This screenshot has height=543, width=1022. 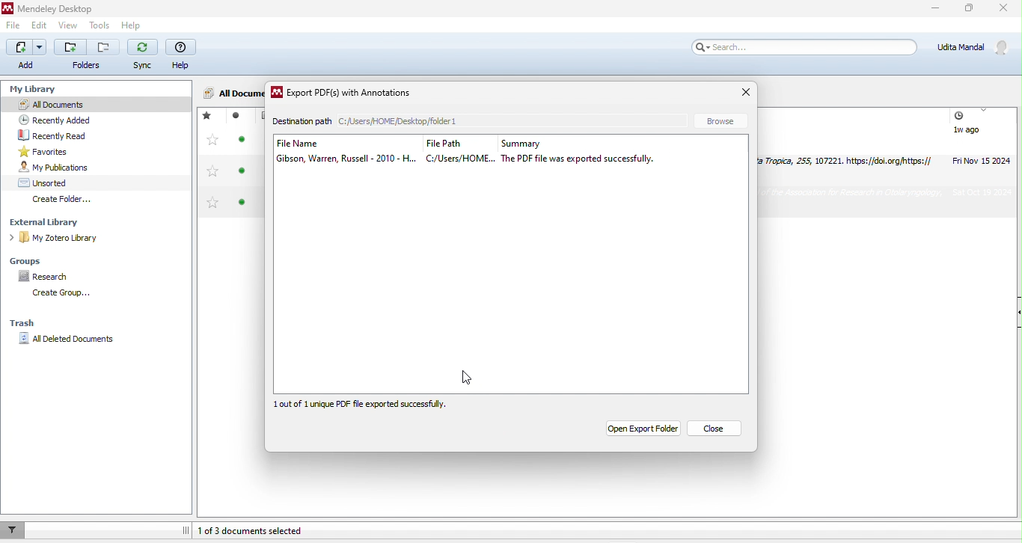 I want to click on external library, so click(x=49, y=222).